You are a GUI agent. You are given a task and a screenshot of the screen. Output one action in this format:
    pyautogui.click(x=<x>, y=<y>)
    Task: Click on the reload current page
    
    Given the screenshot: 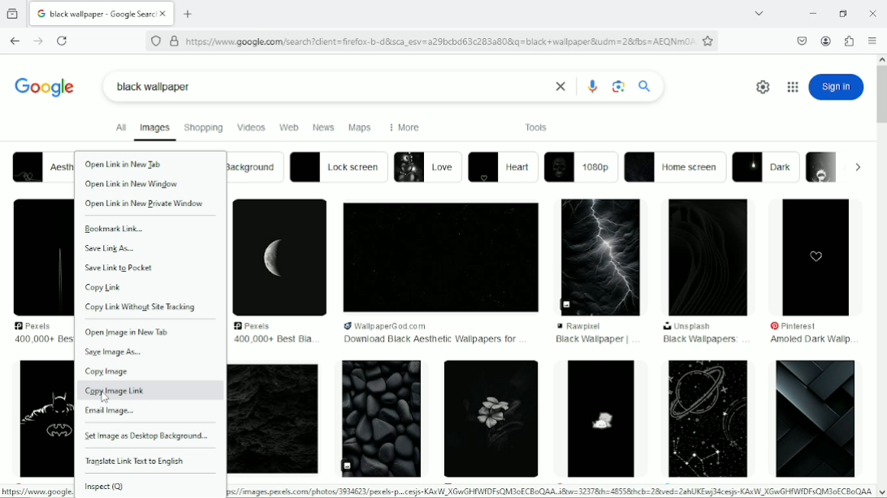 What is the action you would take?
    pyautogui.click(x=62, y=41)
    